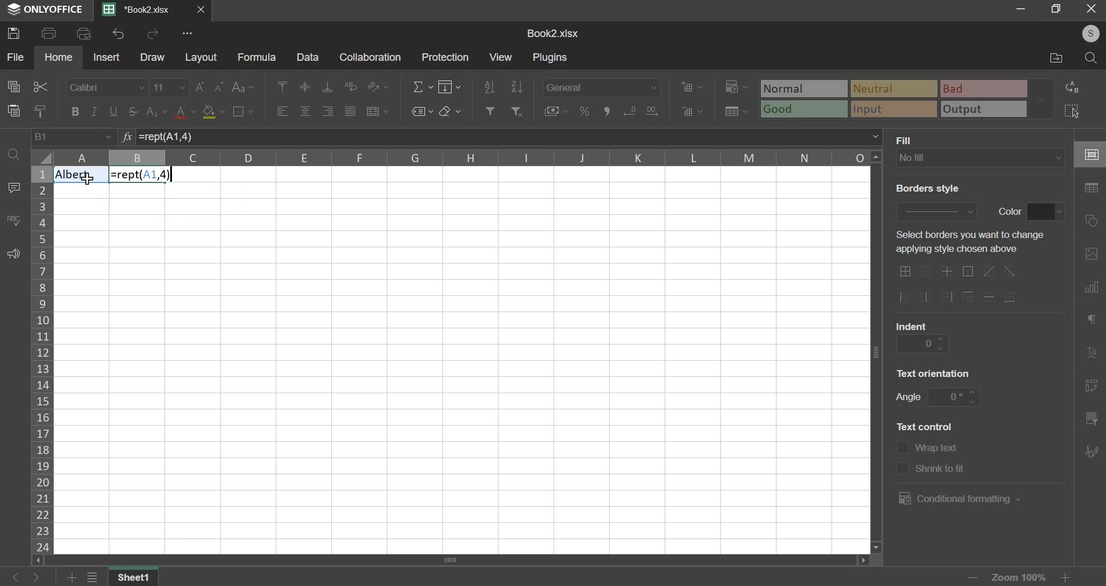  Describe the element at coordinates (127, 136) in the screenshot. I see `function` at that location.